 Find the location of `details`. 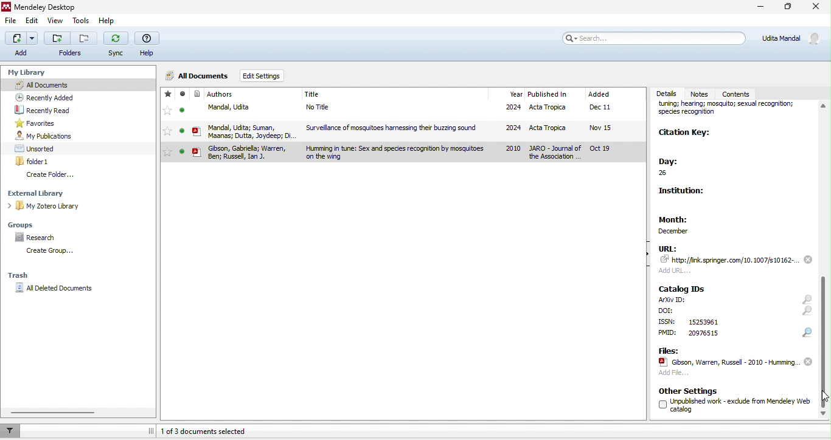

details is located at coordinates (666, 93).